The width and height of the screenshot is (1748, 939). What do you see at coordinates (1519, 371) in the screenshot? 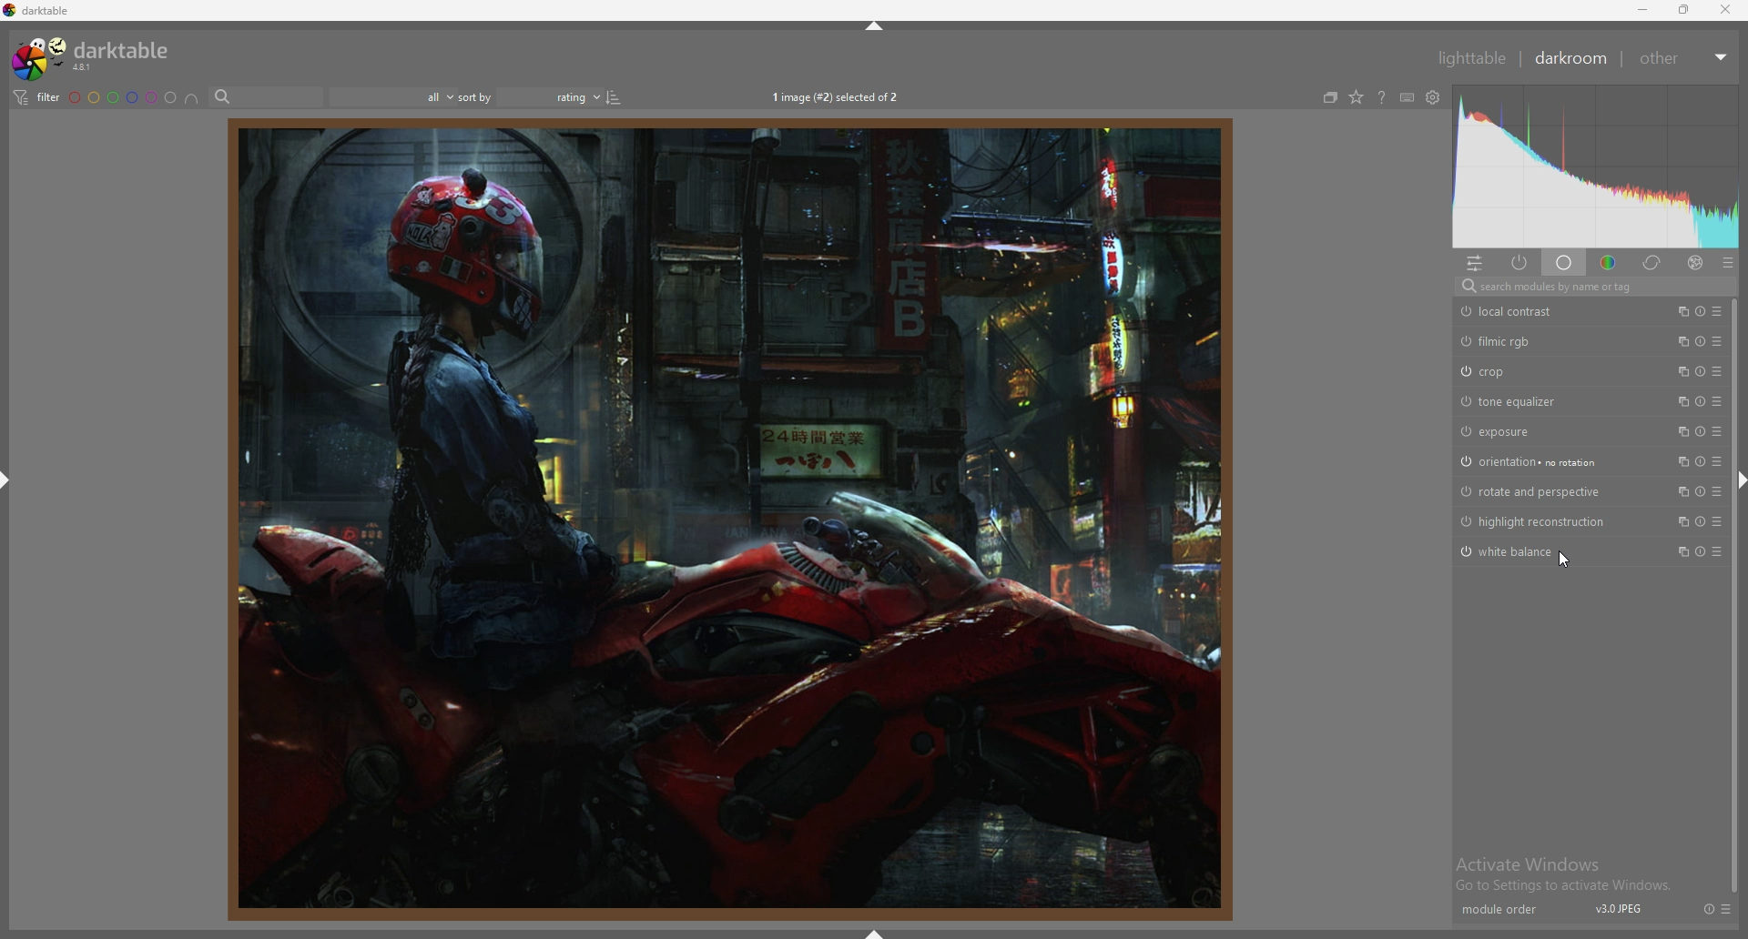
I see `crop` at bounding box center [1519, 371].